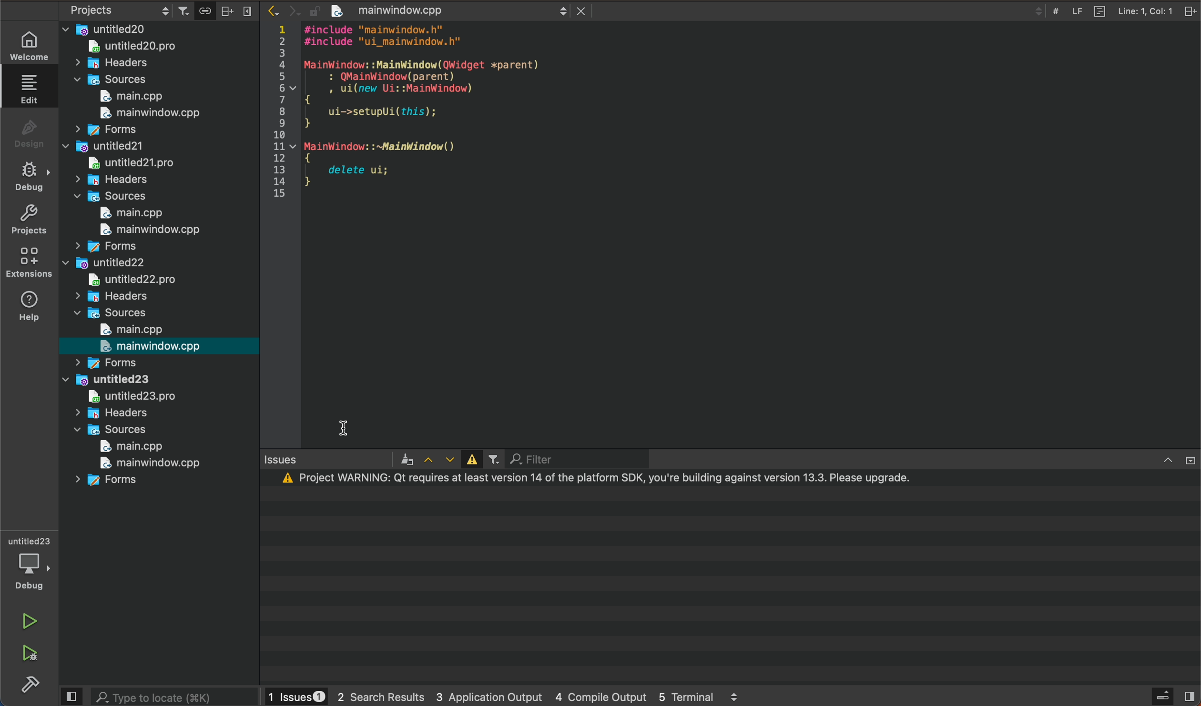  What do you see at coordinates (412, 119) in the screenshot?
I see `code` at bounding box center [412, 119].